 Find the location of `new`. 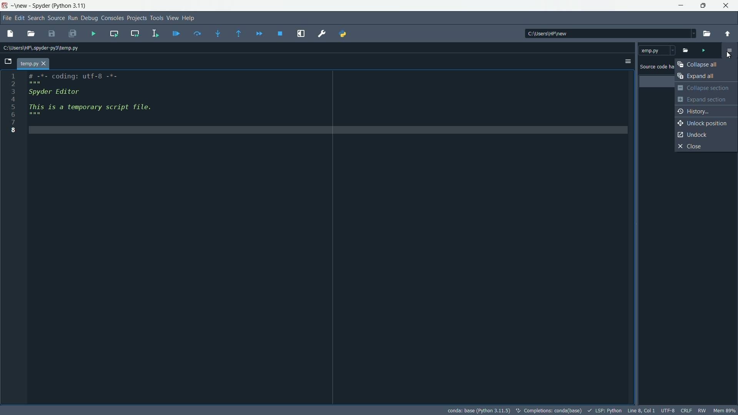

new is located at coordinates (20, 7).